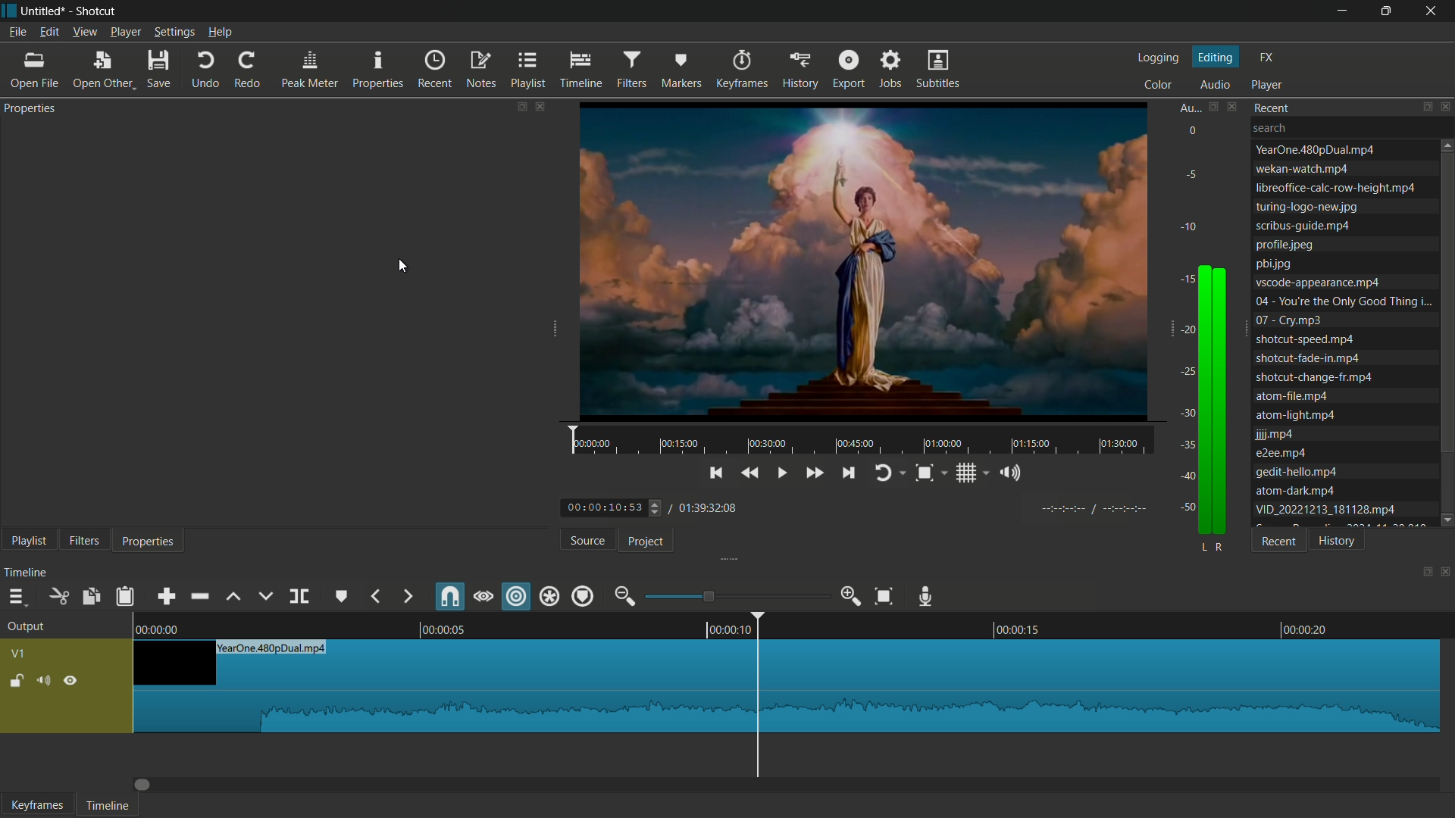 The image size is (1455, 818). What do you see at coordinates (71, 681) in the screenshot?
I see `hide` at bounding box center [71, 681].